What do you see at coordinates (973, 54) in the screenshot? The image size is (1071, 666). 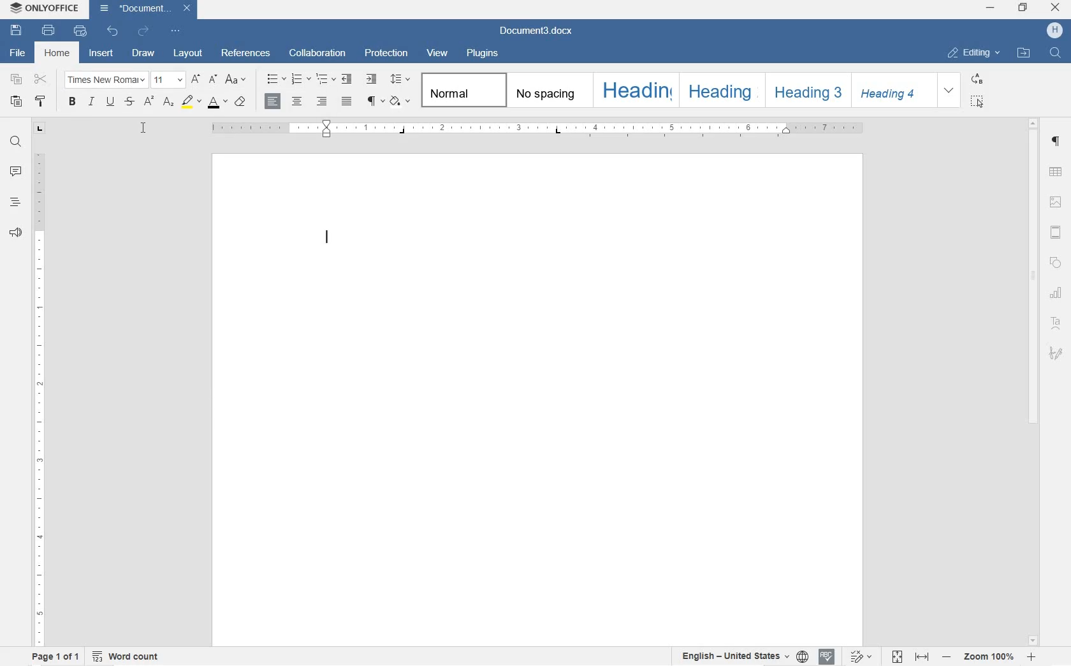 I see `EDITING` at bounding box center [973, 54].